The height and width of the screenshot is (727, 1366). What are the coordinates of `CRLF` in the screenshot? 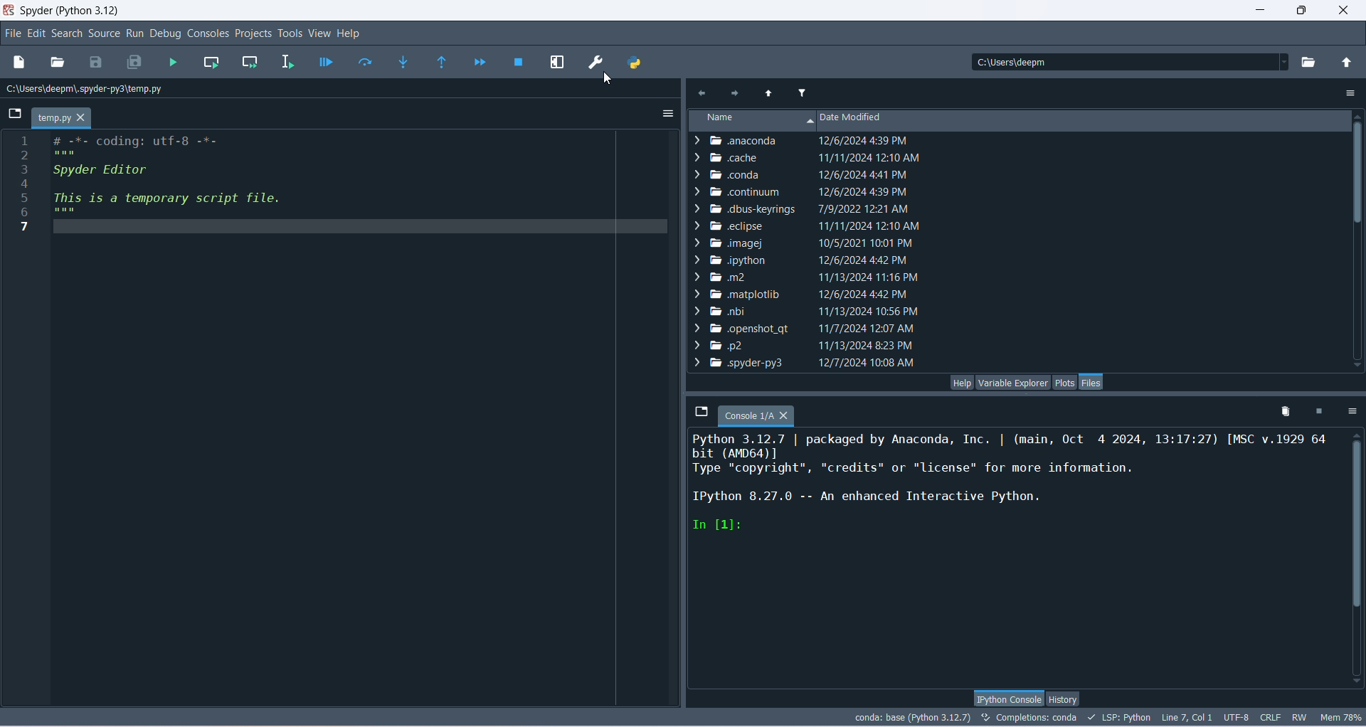 It's located at (1271, 718).